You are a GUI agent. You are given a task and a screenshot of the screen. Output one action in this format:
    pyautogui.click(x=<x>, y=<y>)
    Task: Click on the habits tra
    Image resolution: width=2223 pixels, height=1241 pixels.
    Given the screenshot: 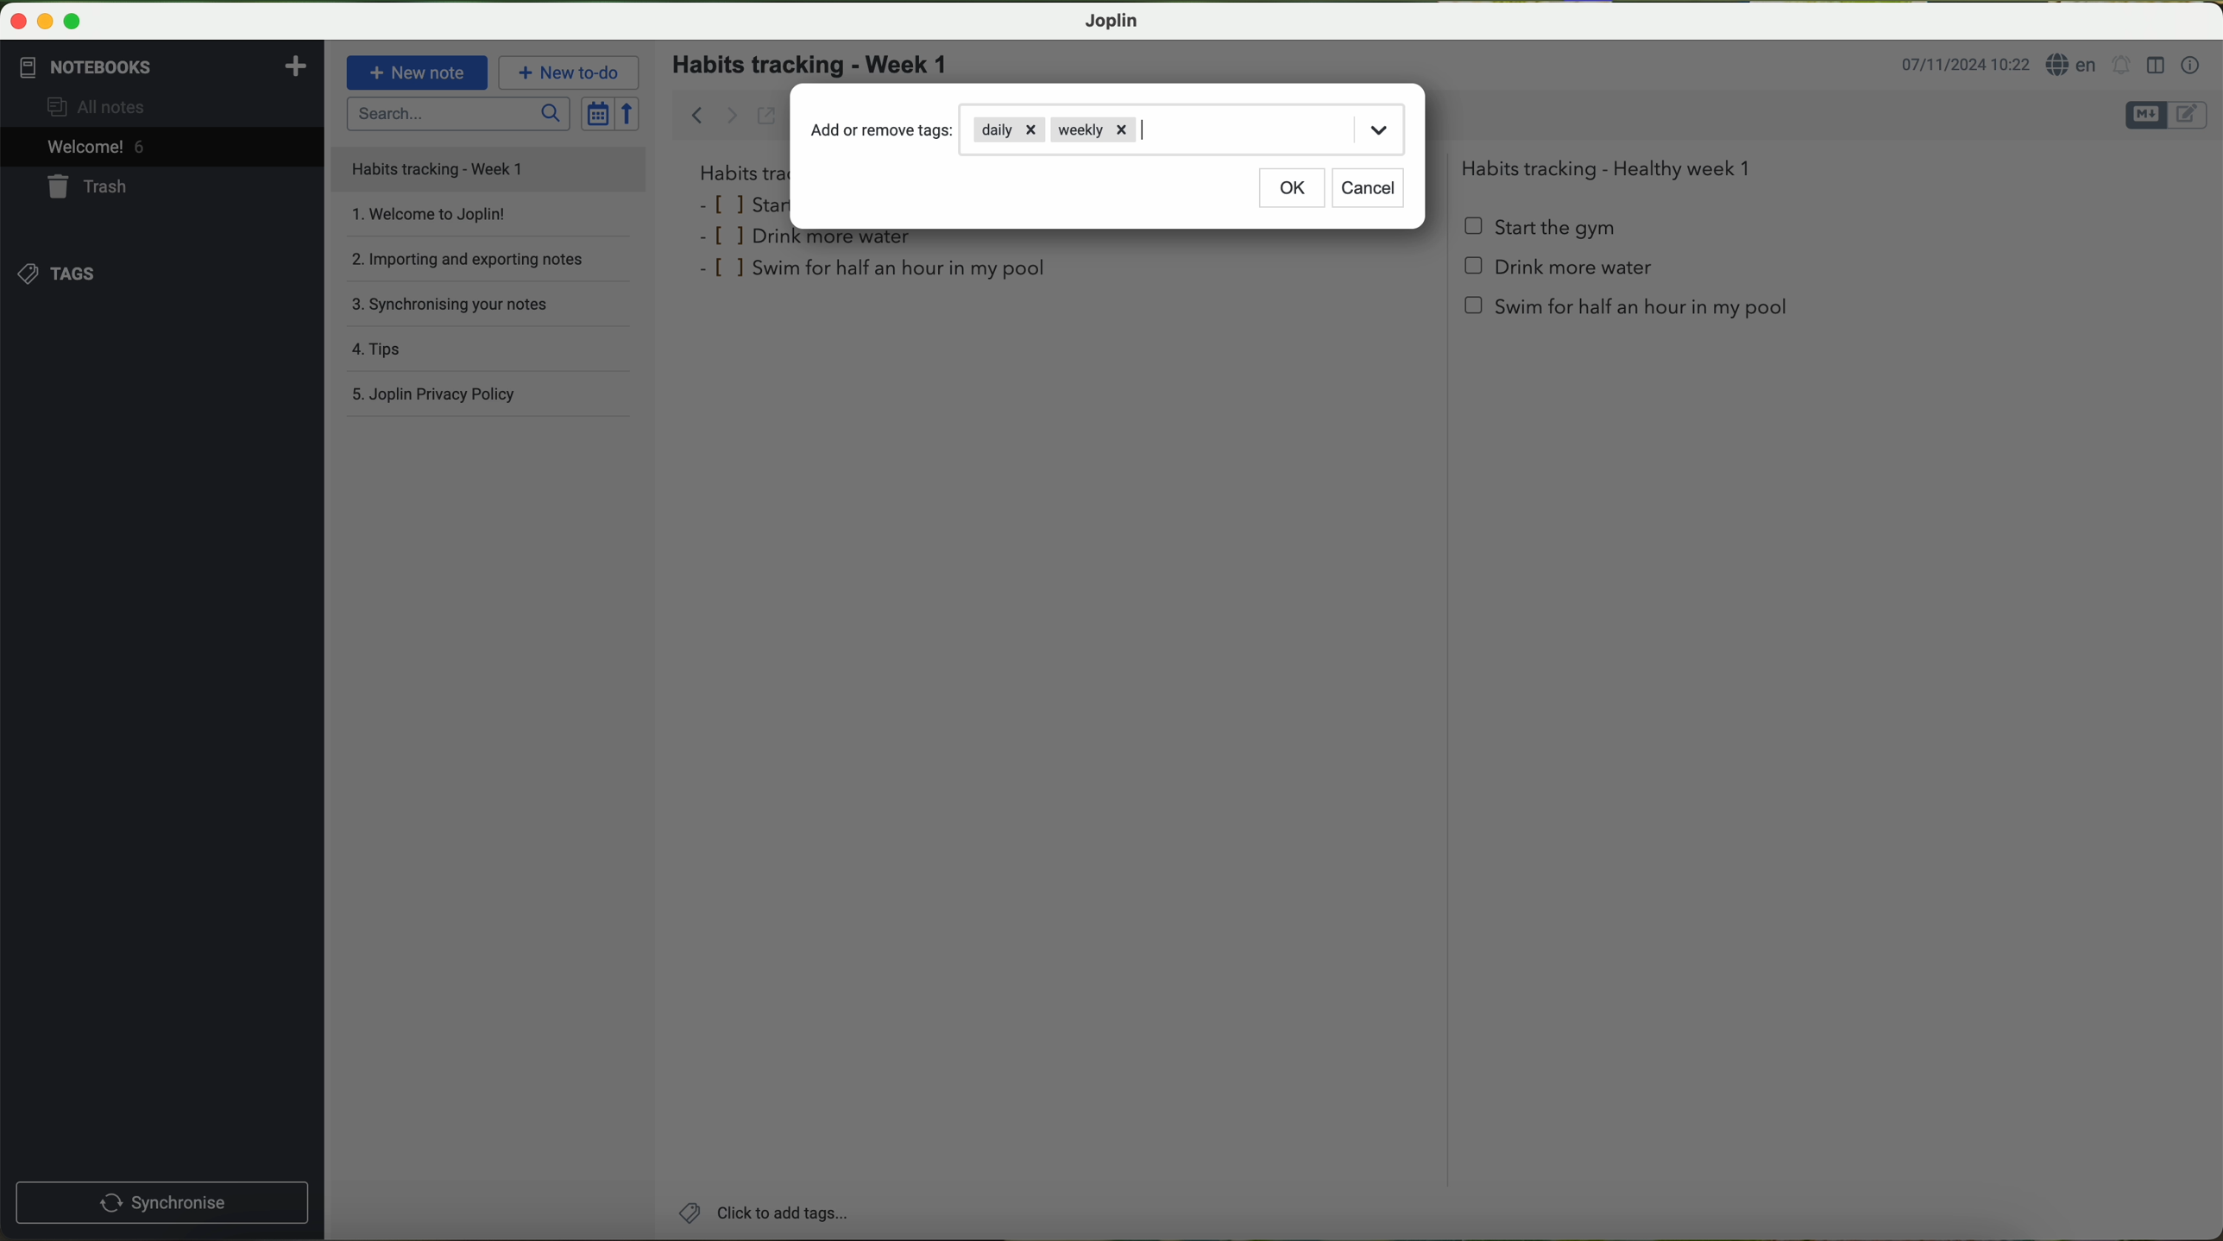 What is the action you would take?
    pyautogui.click(x=740, y=173)
    